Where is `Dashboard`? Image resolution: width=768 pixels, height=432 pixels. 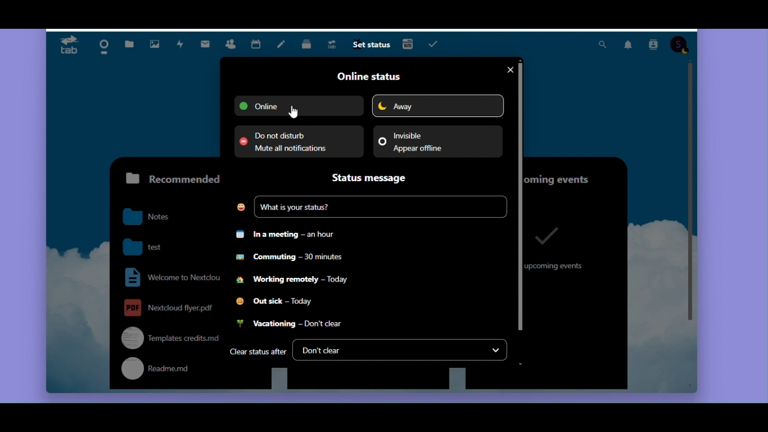
Dashboard is located at coordinates (100, 44).